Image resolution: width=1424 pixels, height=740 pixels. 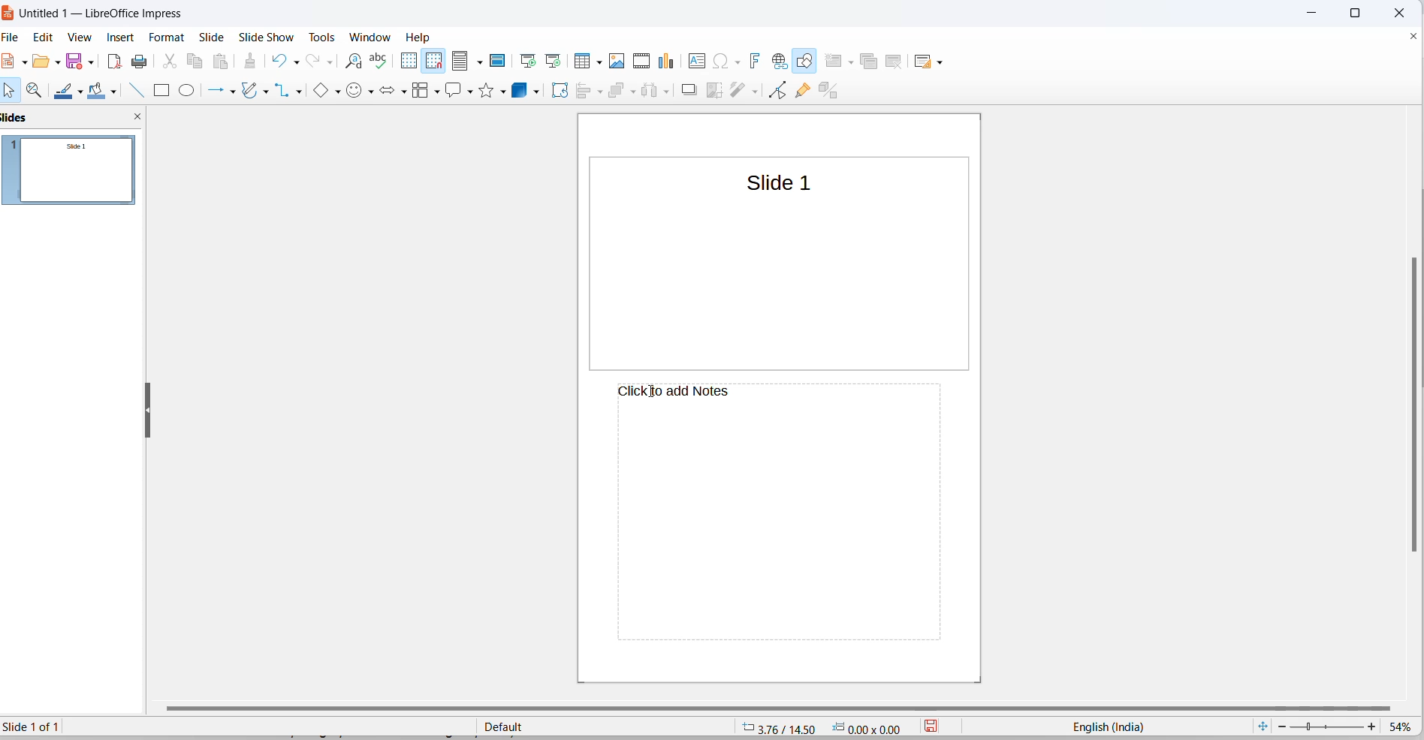 What do you see at coordinates (552, 60) in the screenshot?
I see `start from current slide` at bounding box center [552, 60].